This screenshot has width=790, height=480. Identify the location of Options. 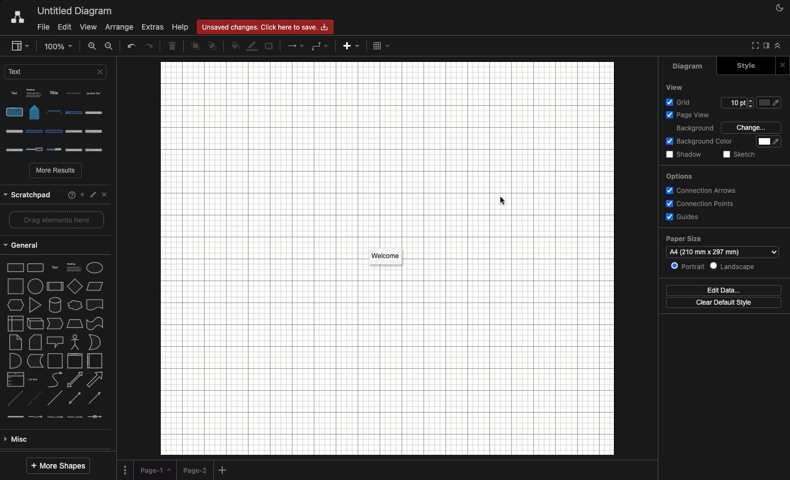
(59, 122).